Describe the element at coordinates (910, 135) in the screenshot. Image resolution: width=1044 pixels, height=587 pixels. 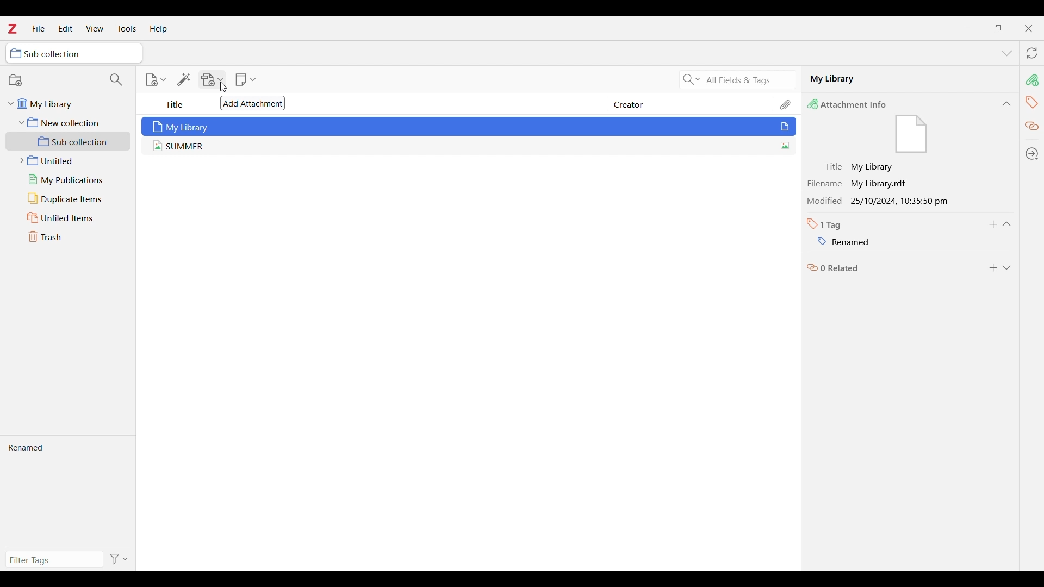
I see `file icon` at that location.